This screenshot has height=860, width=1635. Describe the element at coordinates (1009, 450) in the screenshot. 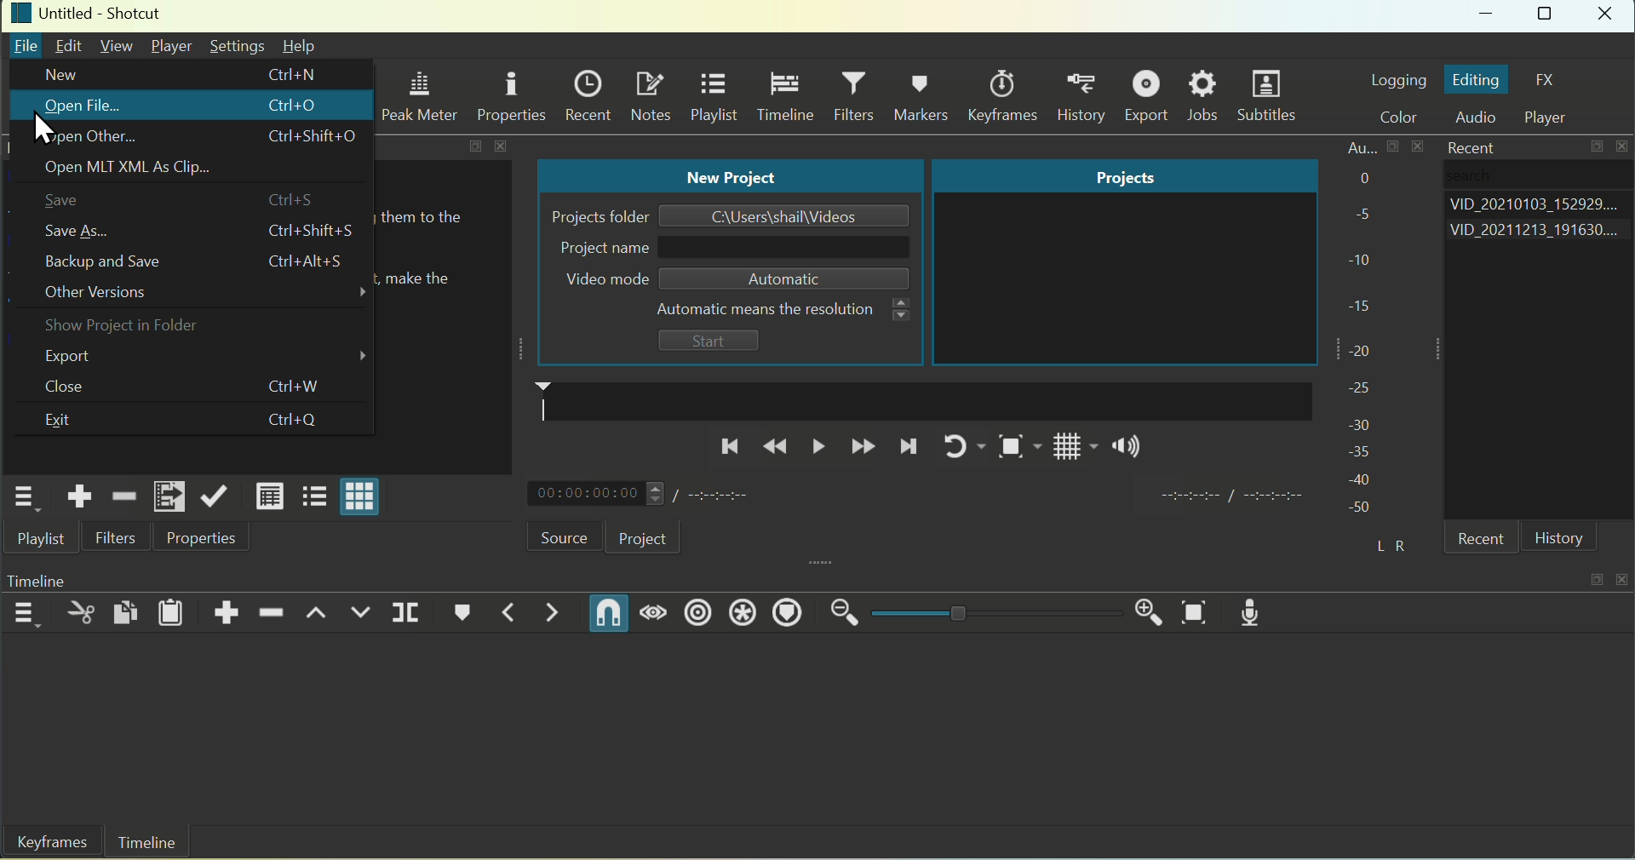

I see `Snapshot` at that location.